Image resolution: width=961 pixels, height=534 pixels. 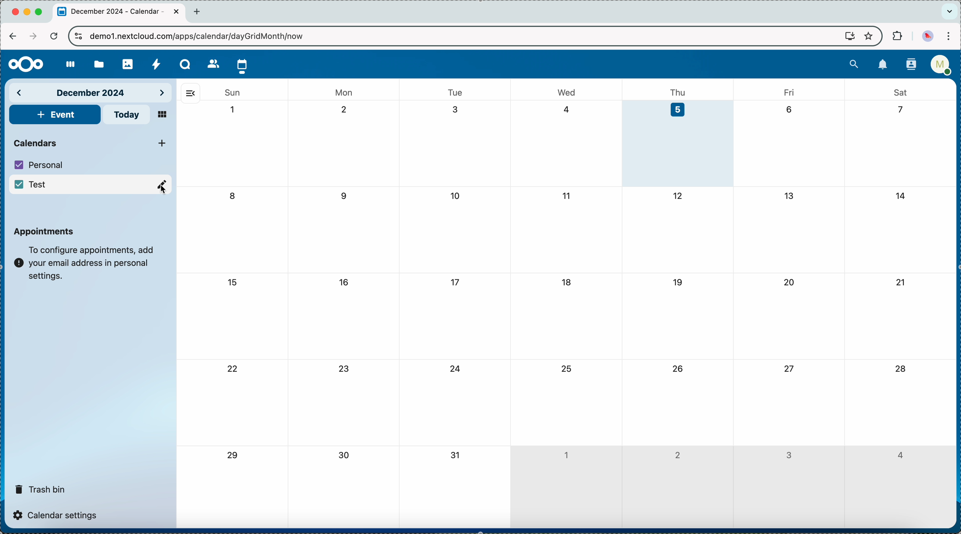 What do you see at coordinates (788, 368) in the screenshot?
I see `27` at bounding box center [788, 368].